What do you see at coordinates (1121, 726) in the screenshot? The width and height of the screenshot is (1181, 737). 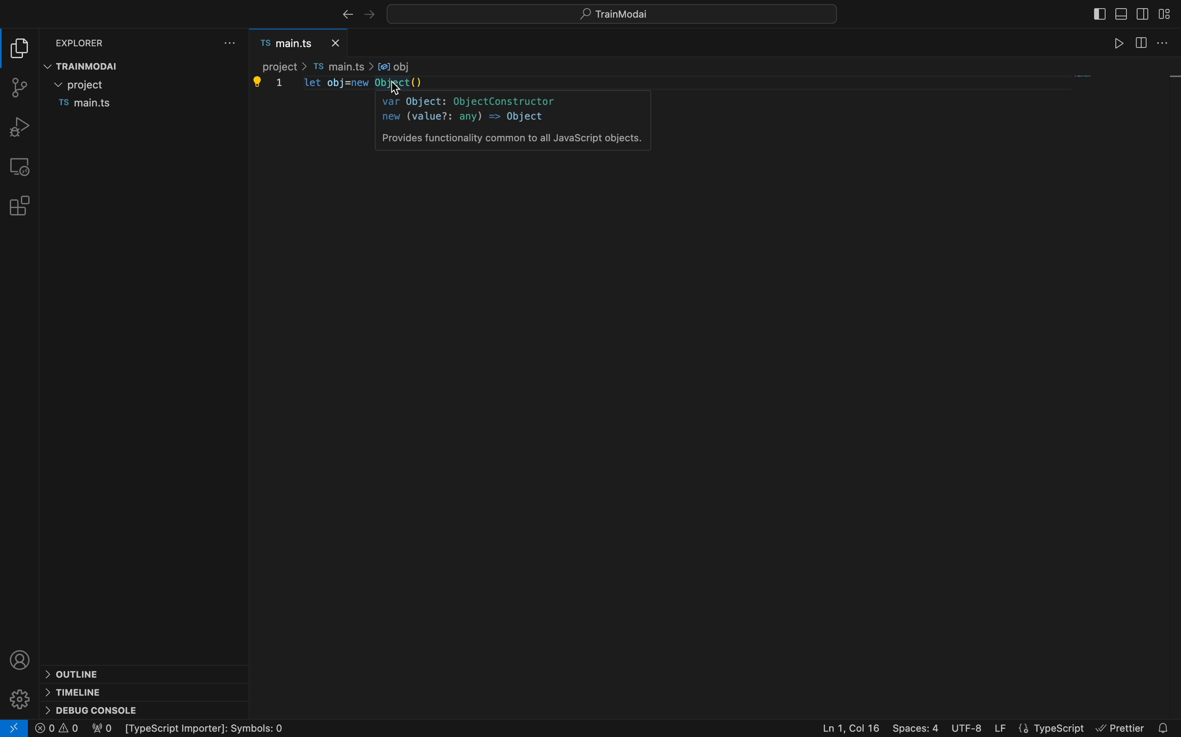 I see `Prettier` at bounding box center [1121, 726].